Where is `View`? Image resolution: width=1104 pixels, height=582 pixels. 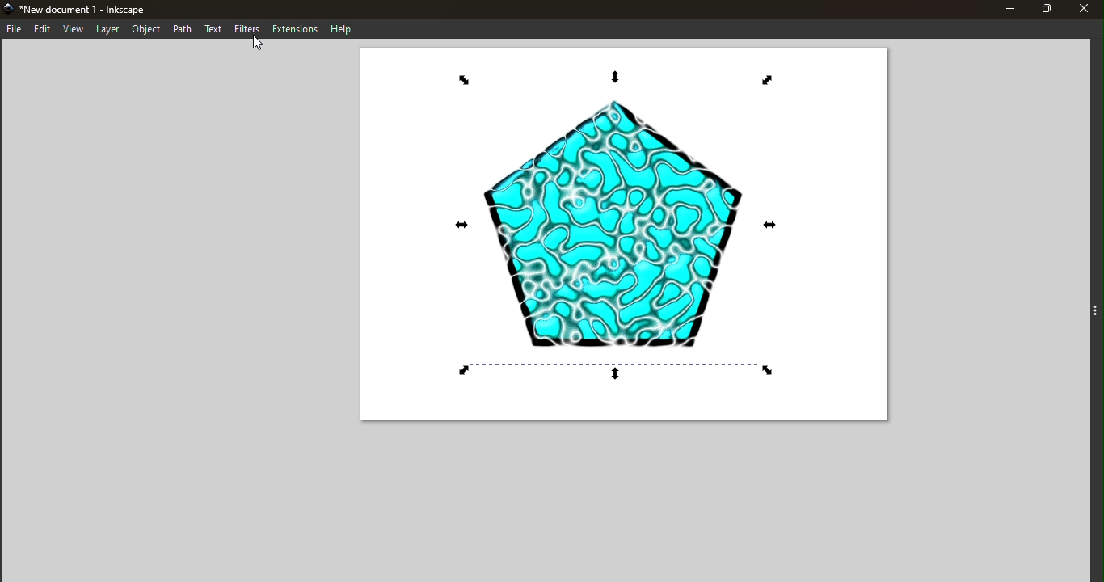
View is located at coordinates (74, 30).